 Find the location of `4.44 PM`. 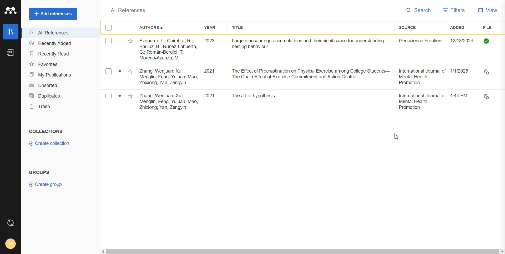

4.44 PM is located at coordinates (462, 97).